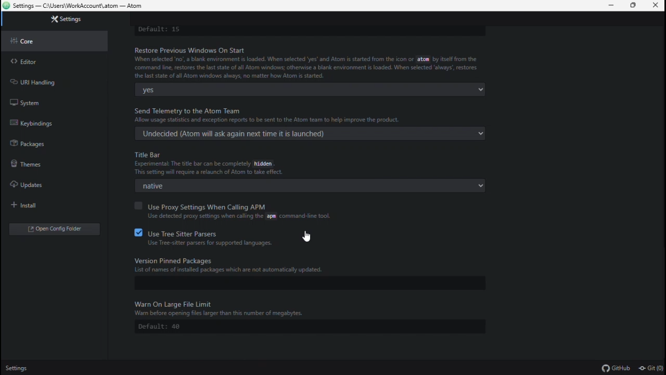 Image resolution: width=666 pixels, height=375 pixels. Describe the element at coordinates (634, 6) in the screenshot. I see `Restore` at that location.